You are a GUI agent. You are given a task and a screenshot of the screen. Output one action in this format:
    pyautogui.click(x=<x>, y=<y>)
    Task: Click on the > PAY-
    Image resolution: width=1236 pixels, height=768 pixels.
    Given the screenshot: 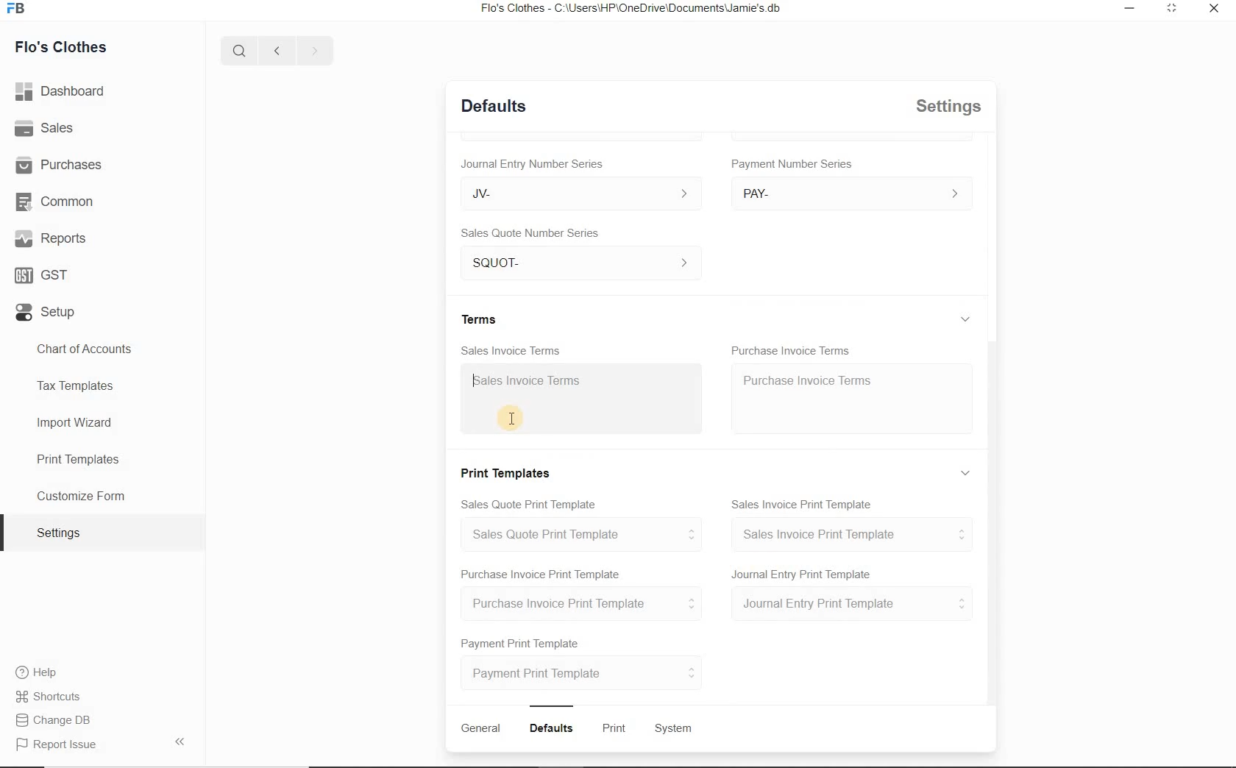 What is the action you would take?
    pyautogui.click(x=848, y=193)
    